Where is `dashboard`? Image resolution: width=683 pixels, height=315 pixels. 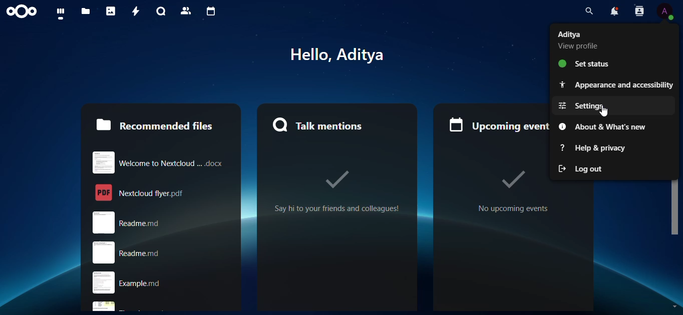
dashboard is located at coordinates (62, 13).